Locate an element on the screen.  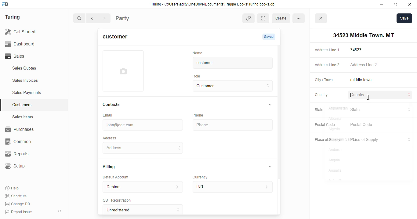
Phone is located at coordinates (201, 115).